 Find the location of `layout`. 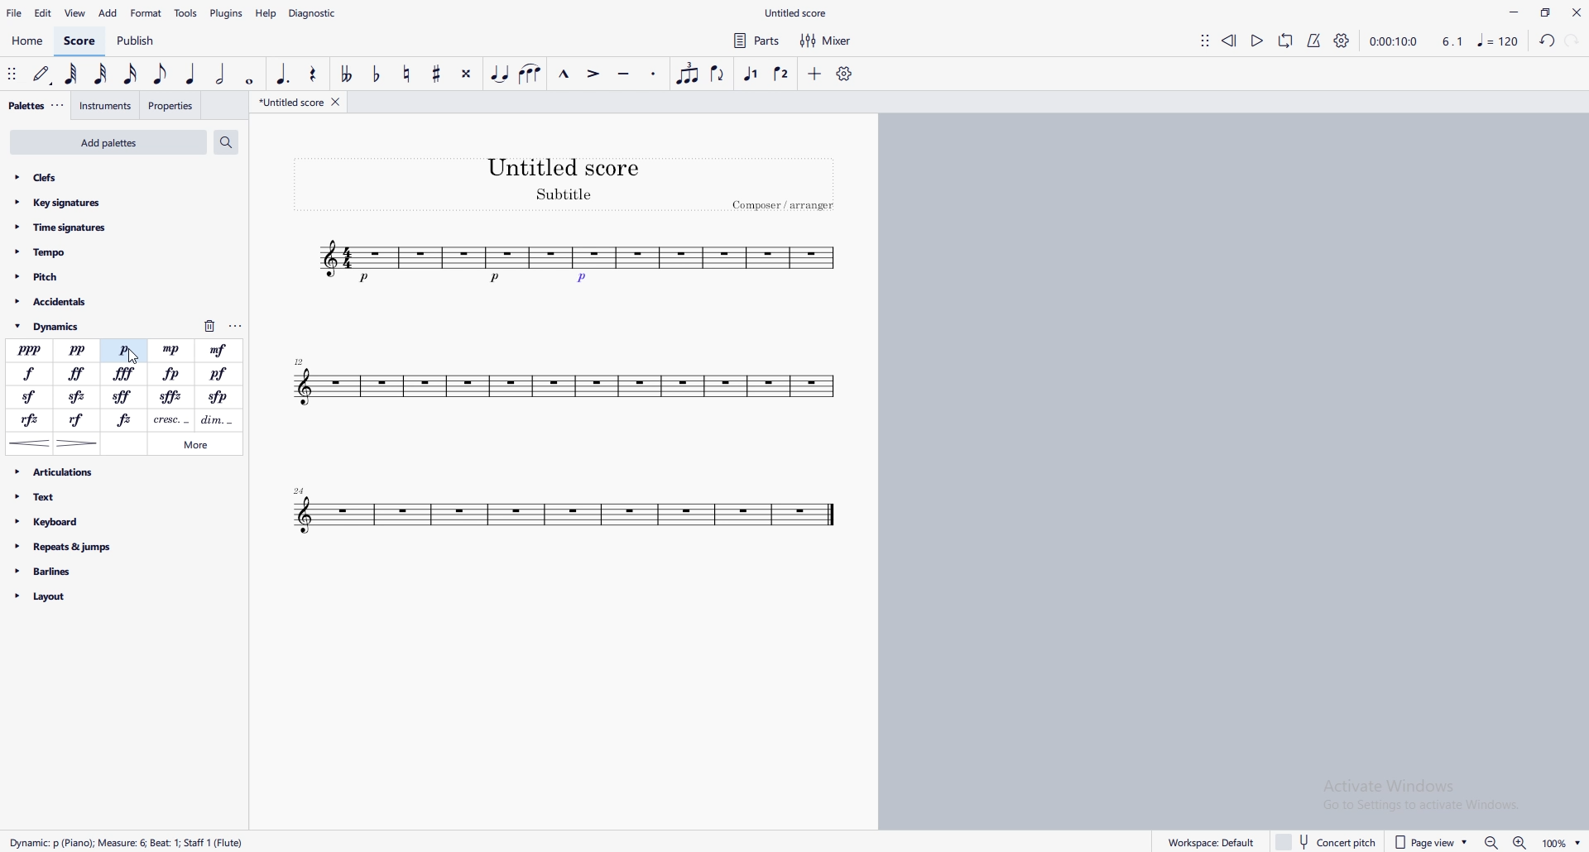

layout is located at coordinates (103, 600).